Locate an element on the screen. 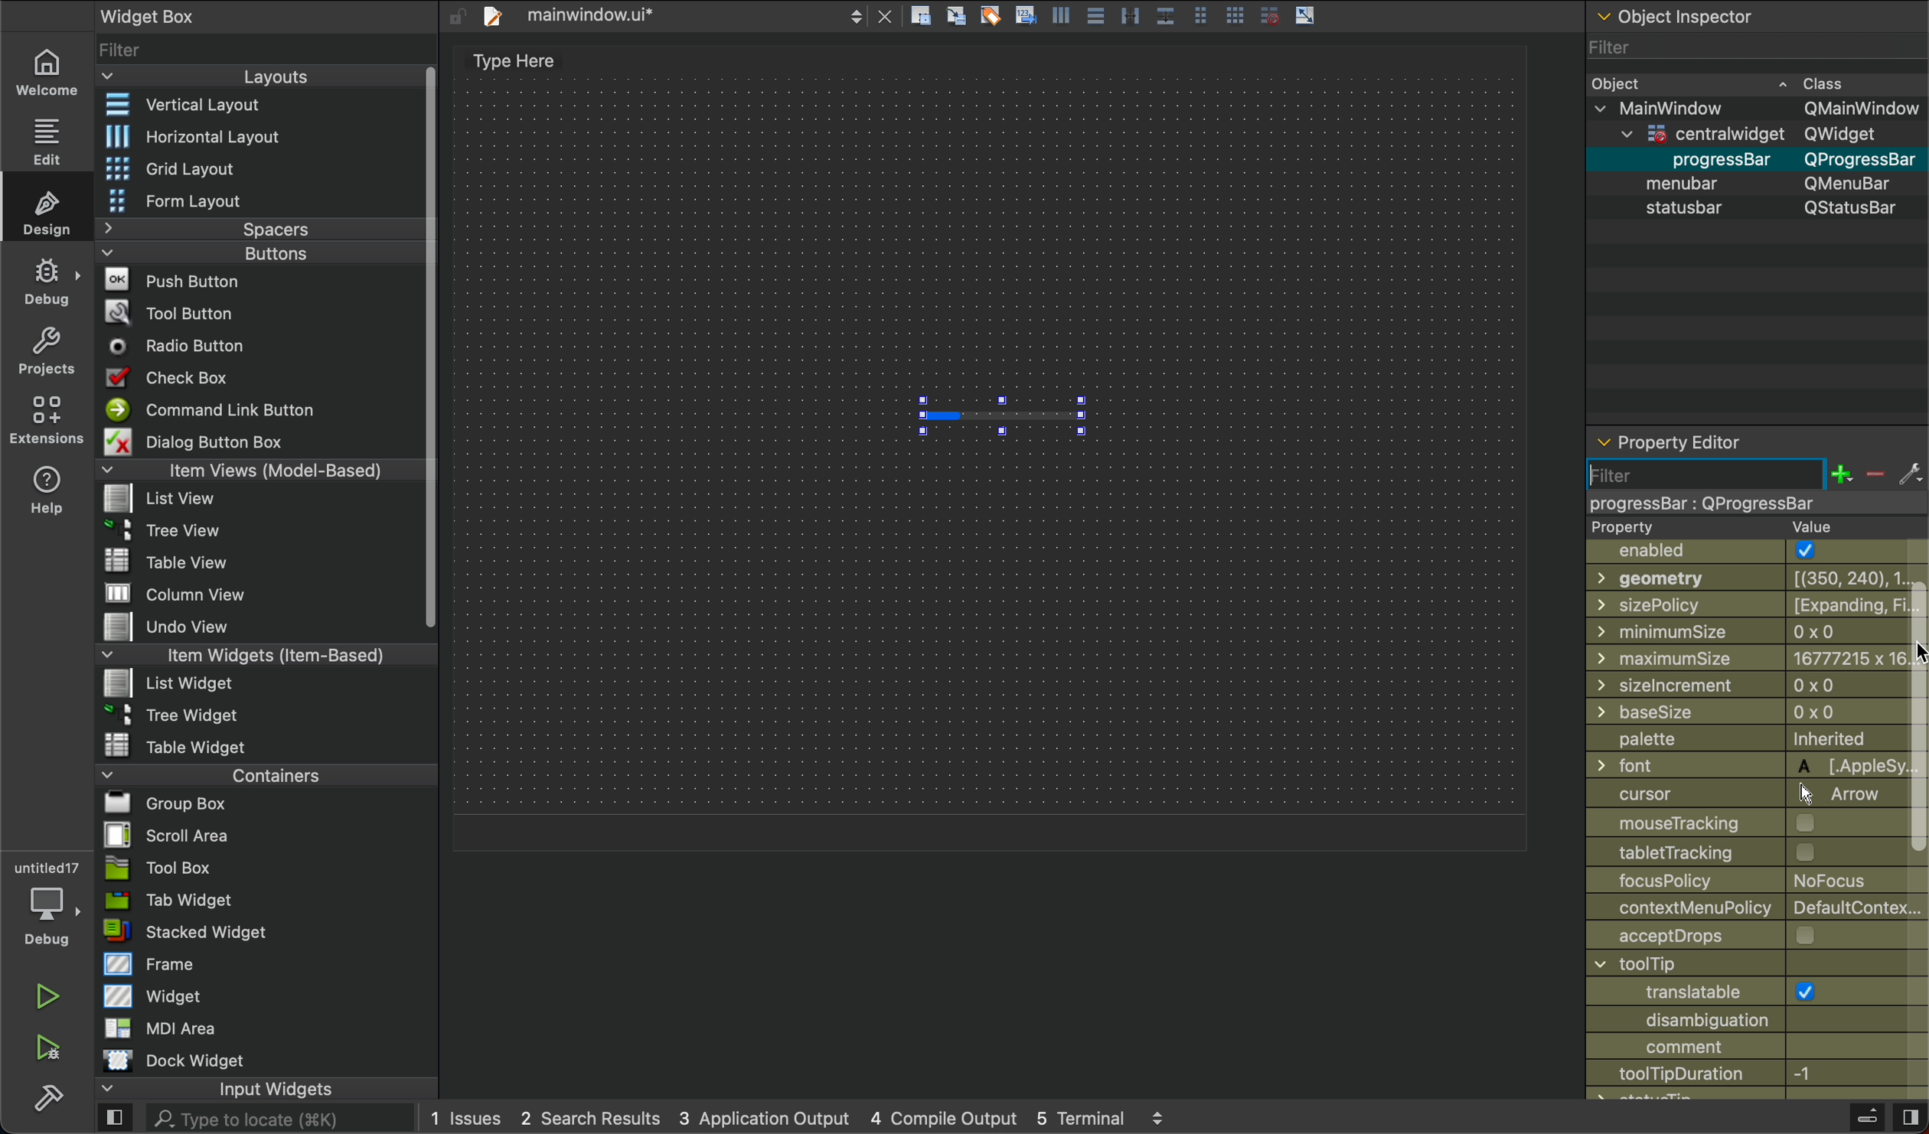 The height and width of the screenshot is (1134, 1929). Dialog Button is located at coordinates (212, 441).